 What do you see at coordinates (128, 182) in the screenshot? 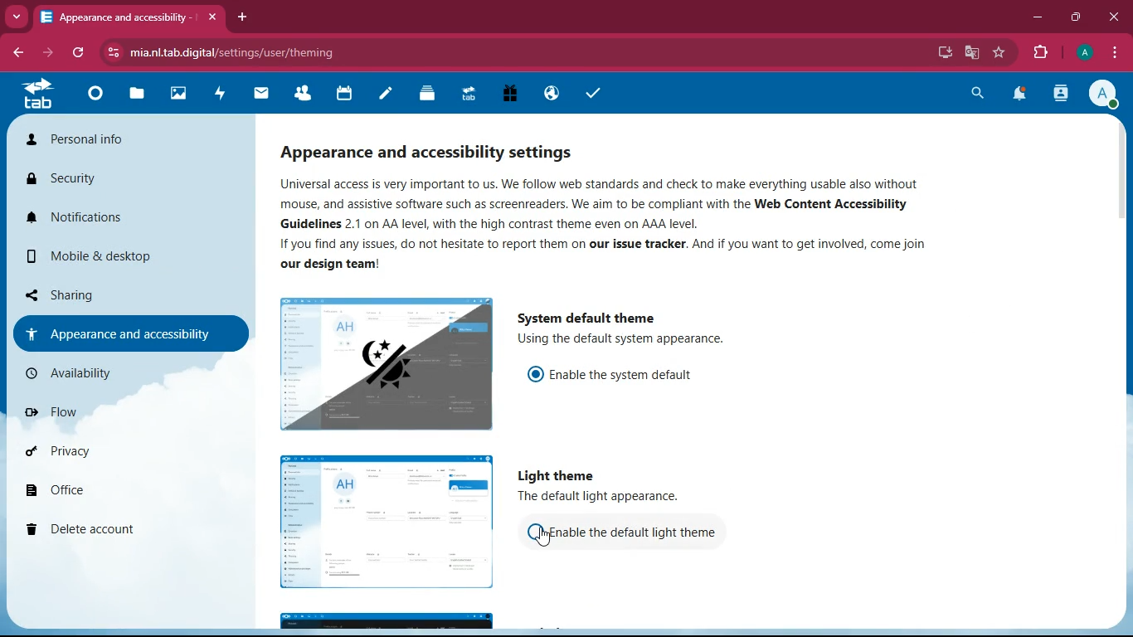
I see `security` at bounding box center [128, 182].